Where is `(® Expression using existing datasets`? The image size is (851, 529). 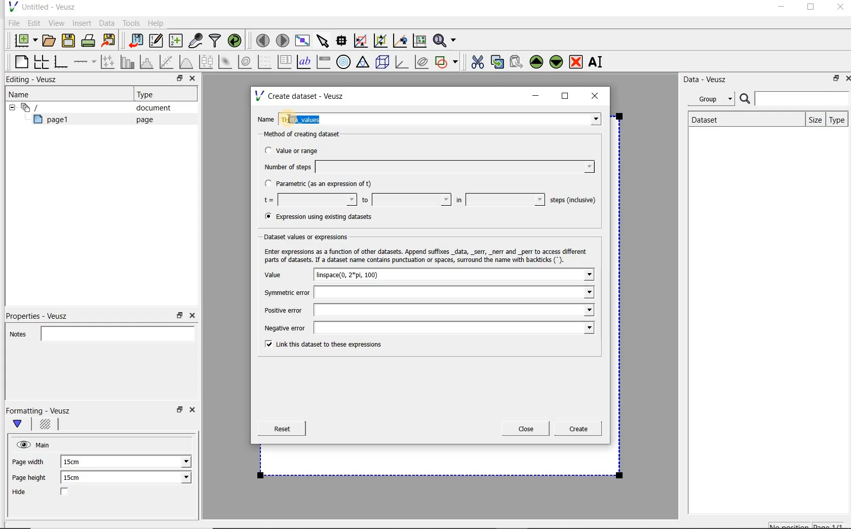 (® Expression using existing datasets is located at coordinates (326, 217).